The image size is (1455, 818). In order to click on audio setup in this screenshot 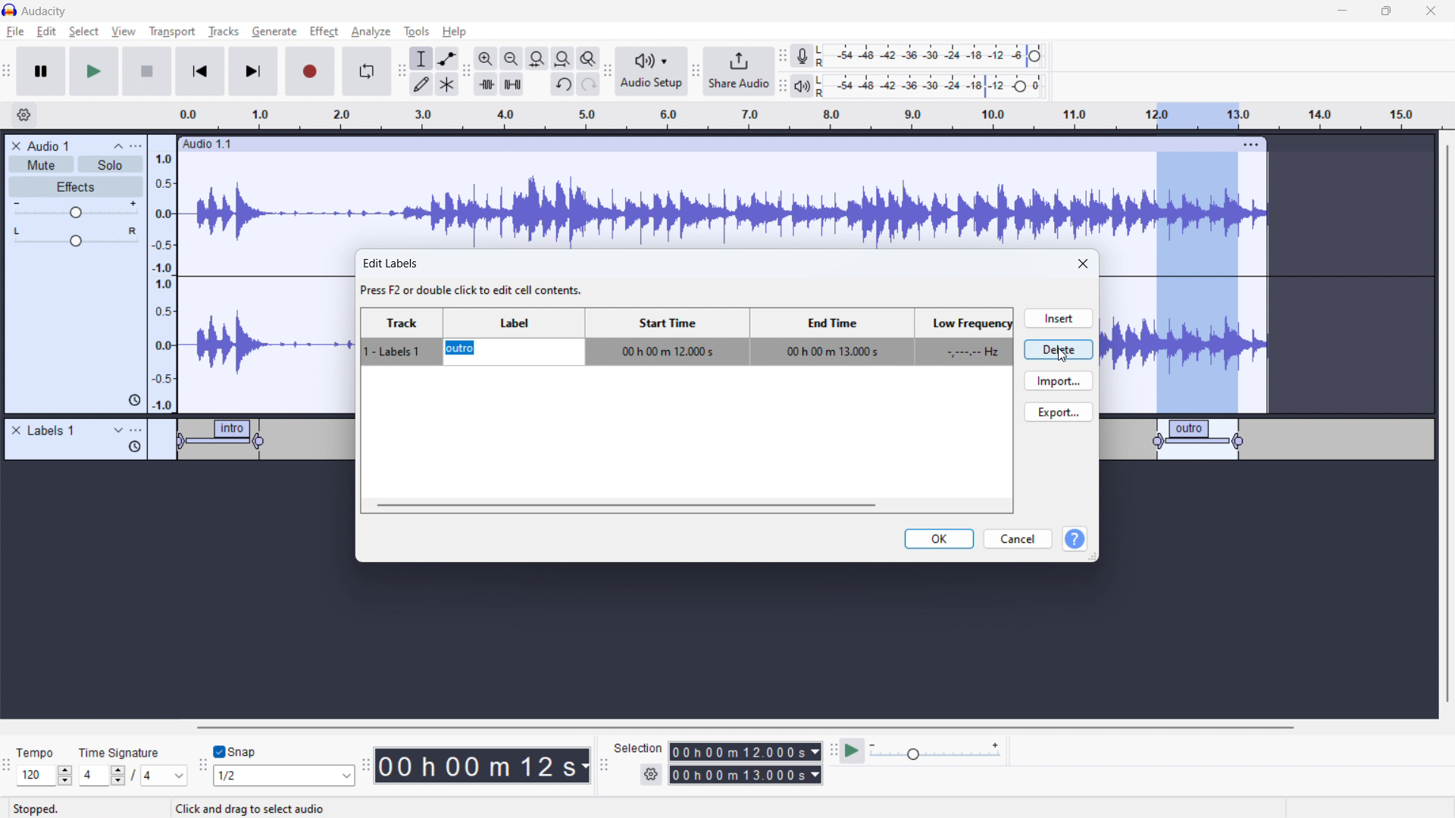, I will do `click(652, 72)`.